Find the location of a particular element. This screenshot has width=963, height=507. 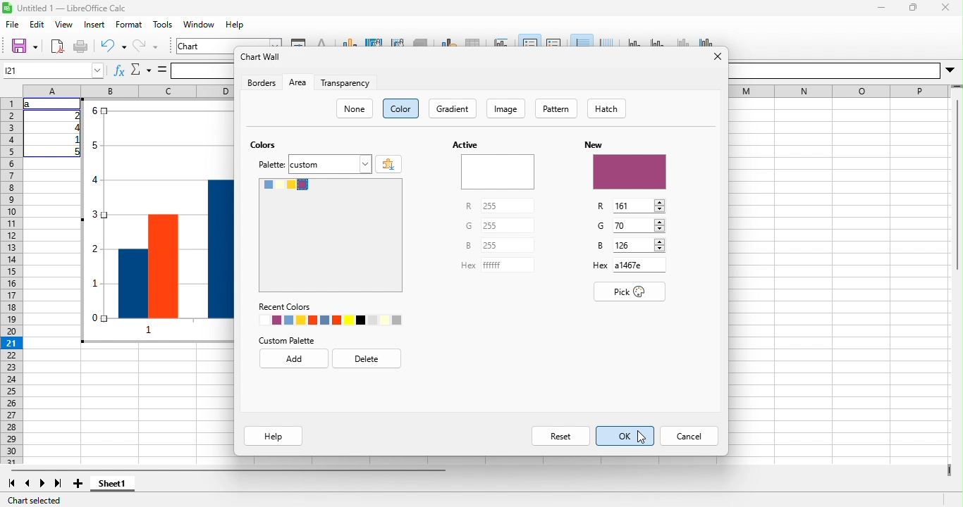

Input for Hex is located at coordinates (508, 265).